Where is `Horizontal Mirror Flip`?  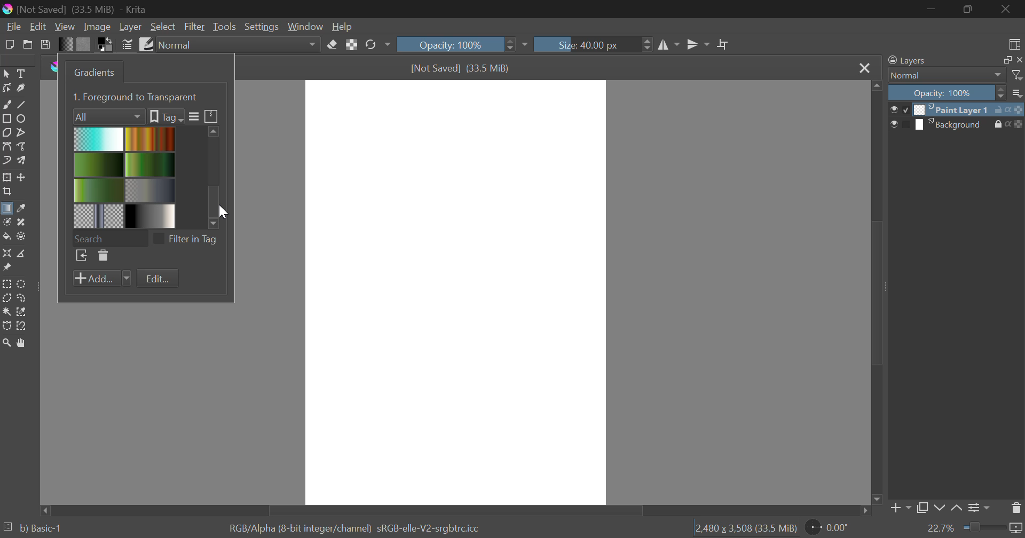 Horizontal Mirror Flip is located at coordinates (696, 46).